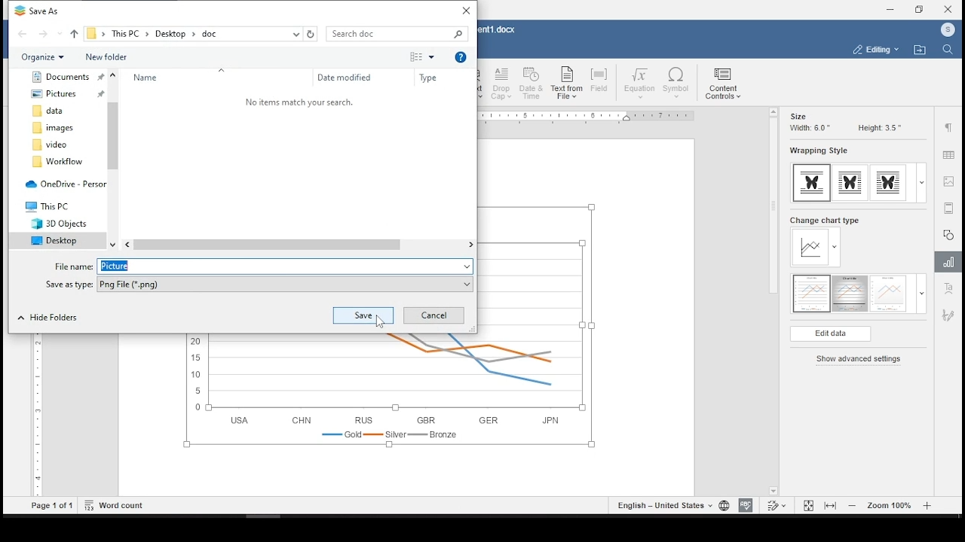 The width and height of the screenshot is (965, 542). I want to click on up, so click(72, 33).